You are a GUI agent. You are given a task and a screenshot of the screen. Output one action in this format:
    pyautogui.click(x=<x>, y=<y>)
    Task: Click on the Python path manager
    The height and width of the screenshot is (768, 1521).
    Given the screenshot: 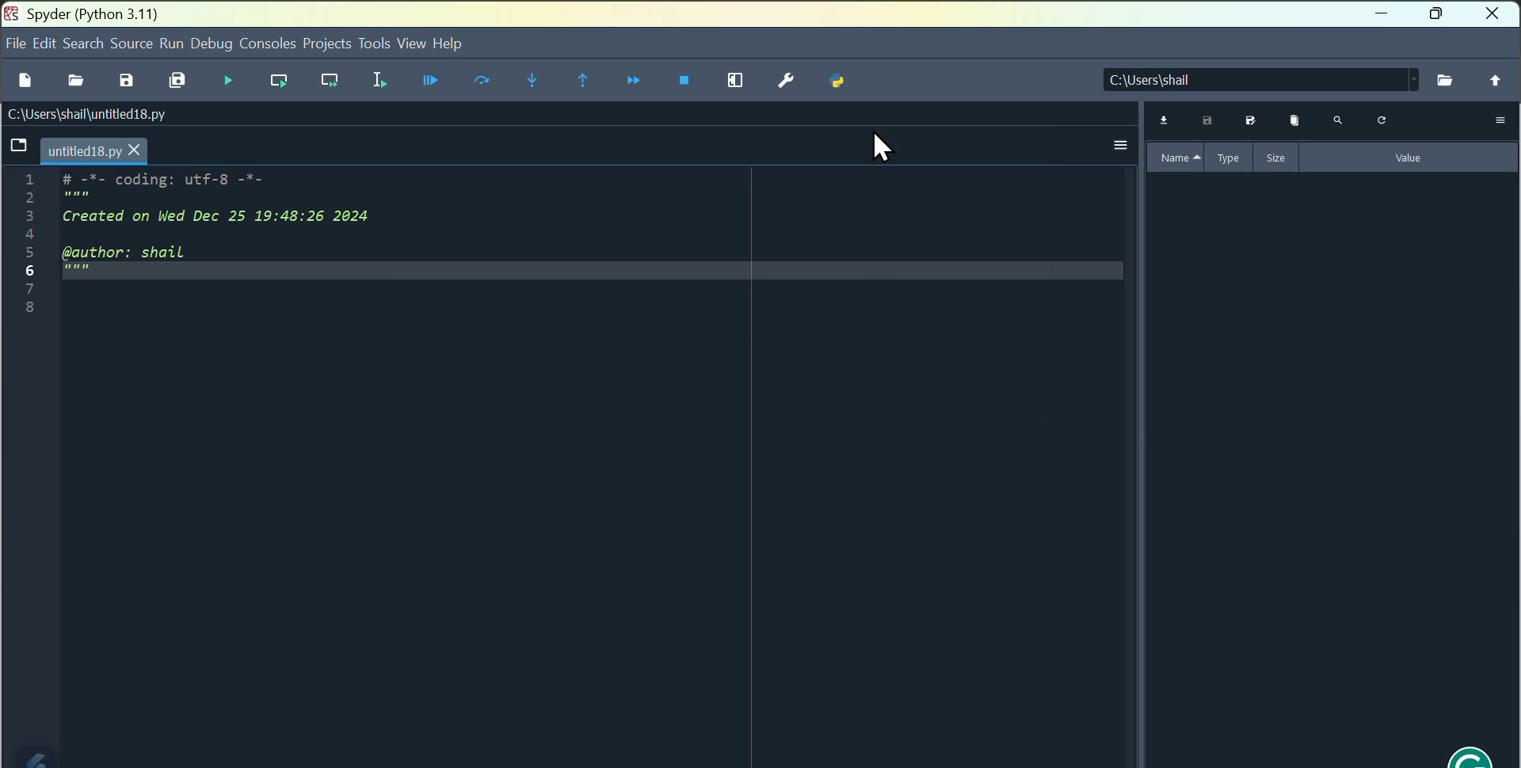 What is the action you would take?
    pyautogui.click(x=833, y=84)
    